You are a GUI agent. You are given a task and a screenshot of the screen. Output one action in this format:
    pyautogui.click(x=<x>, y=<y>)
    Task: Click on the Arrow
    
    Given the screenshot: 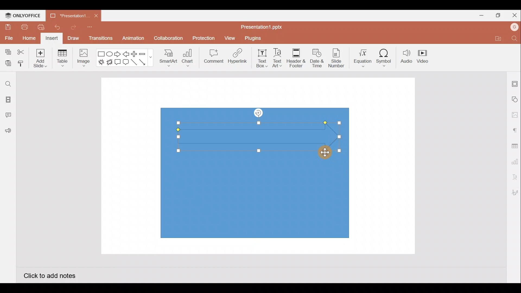 What is the action you would take?
    pyautogui.click(x=145, y=62)
    